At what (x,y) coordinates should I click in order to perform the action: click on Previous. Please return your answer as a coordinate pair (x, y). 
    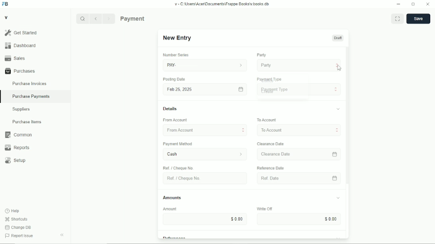
    Looking at the image, I should click on (96, 19).